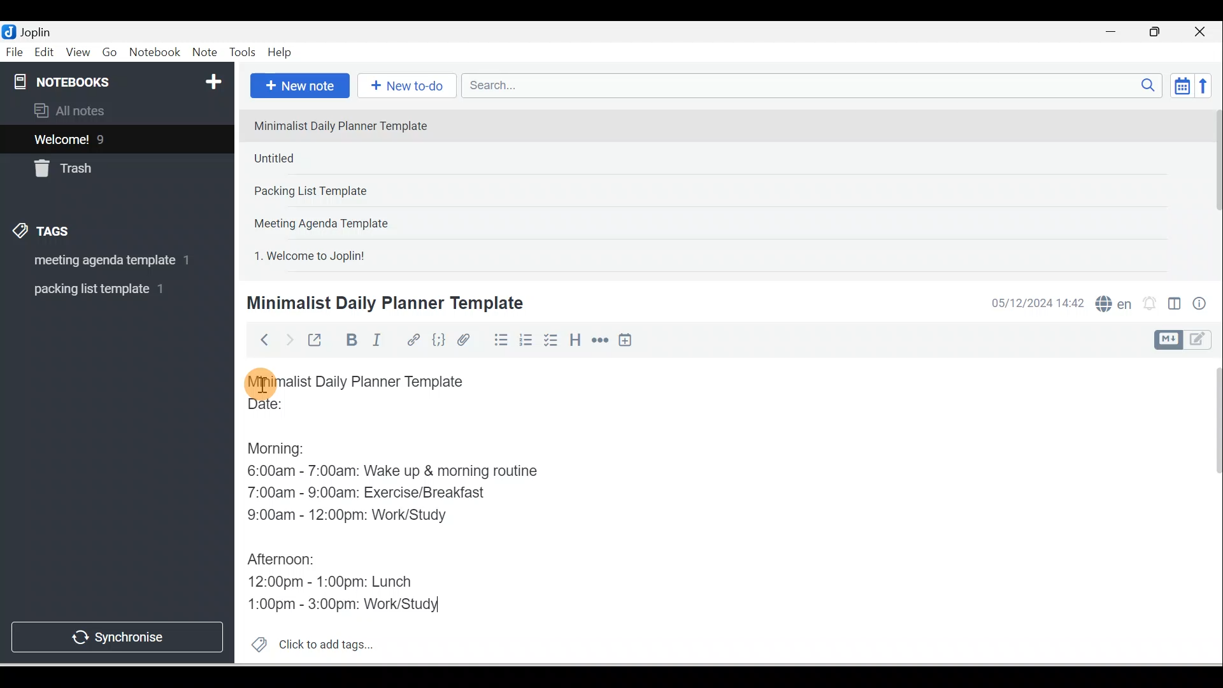 This screenshot has height=688, width=1223. Describe the element at coordinates (369, 491) in the screenshot. I see `7:00am - 9:00am: Exercise/Breakfast` at that location.